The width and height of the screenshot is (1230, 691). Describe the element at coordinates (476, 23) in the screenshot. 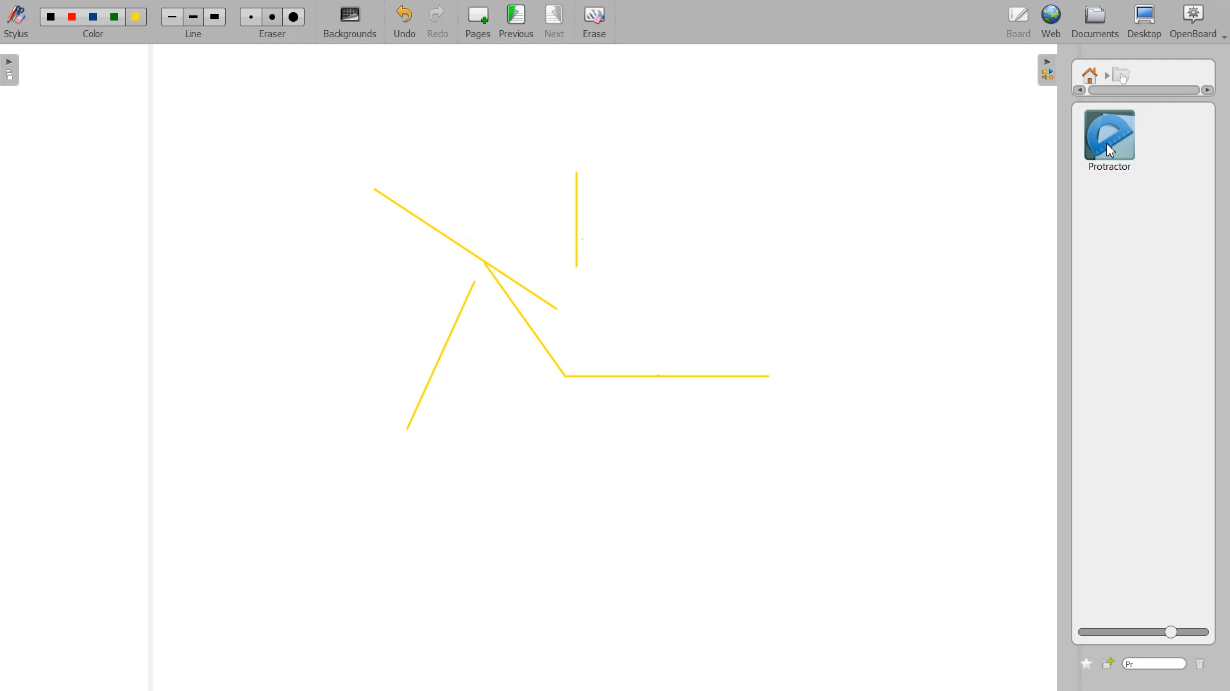

I see `Pages` at that location.